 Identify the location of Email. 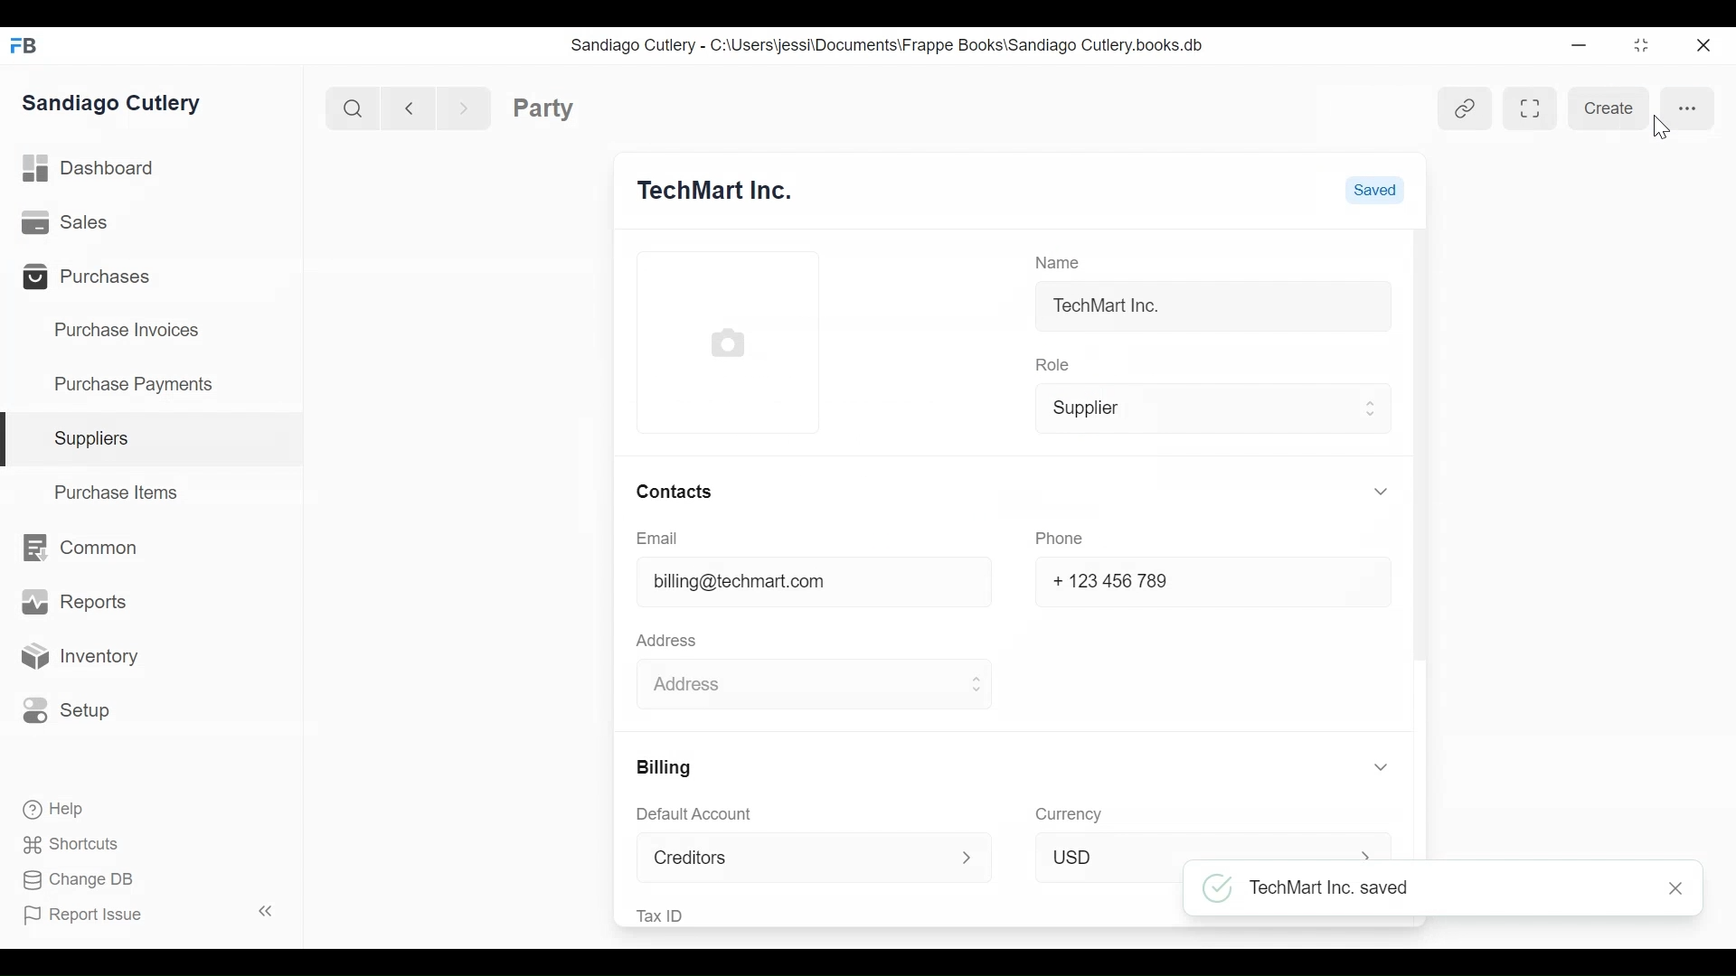
(658, 539).